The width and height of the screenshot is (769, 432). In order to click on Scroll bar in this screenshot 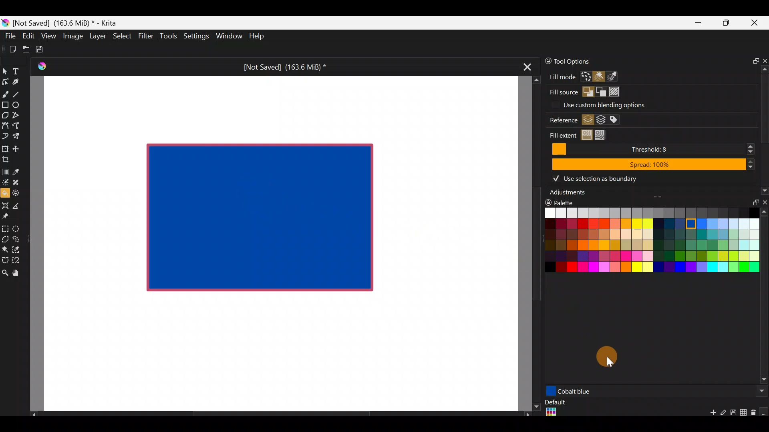, I will do `click(531, 244)`.